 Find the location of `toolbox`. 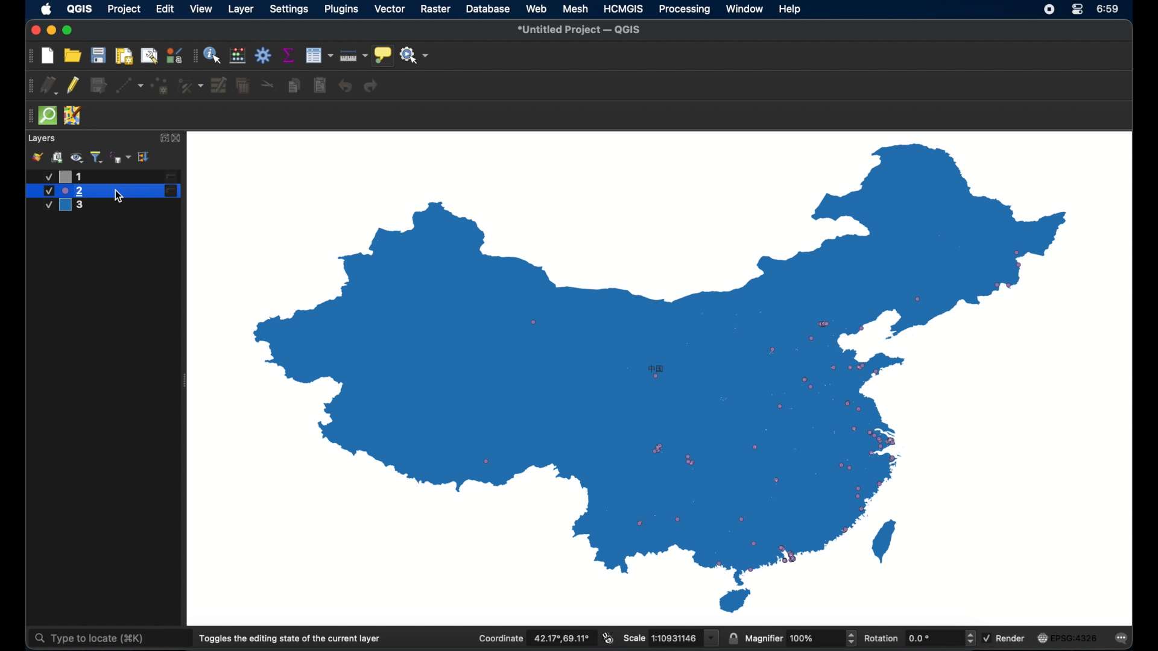

toolbox is located at coordinates (264, 55).